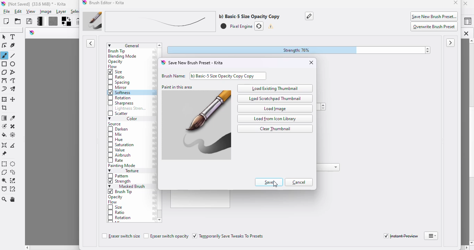 The image size is (474, 250). I want to click on image, so click(46, 11).